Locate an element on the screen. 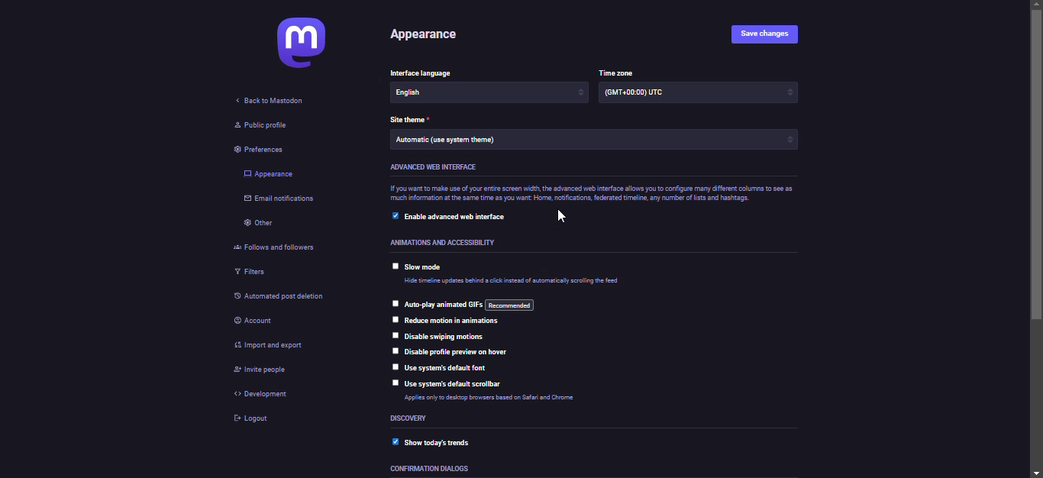 The width and height of the screenshot is (1043, 478). increase/decrease arrows is located at coordinates (580, 93).